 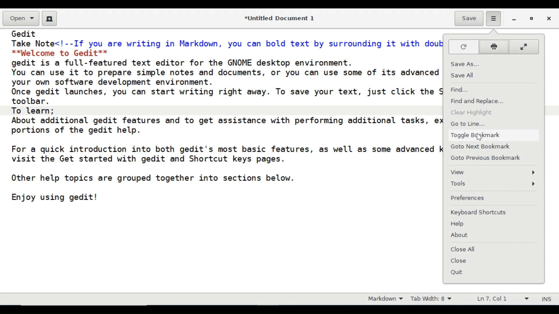 What do you see at coordinates (227, 44) in the screenshot?
I see `Take Note<!--If you are writing in Markdown, you can bold text by surrounding it with double asterisks:-->` at bounding box center [227, 44].